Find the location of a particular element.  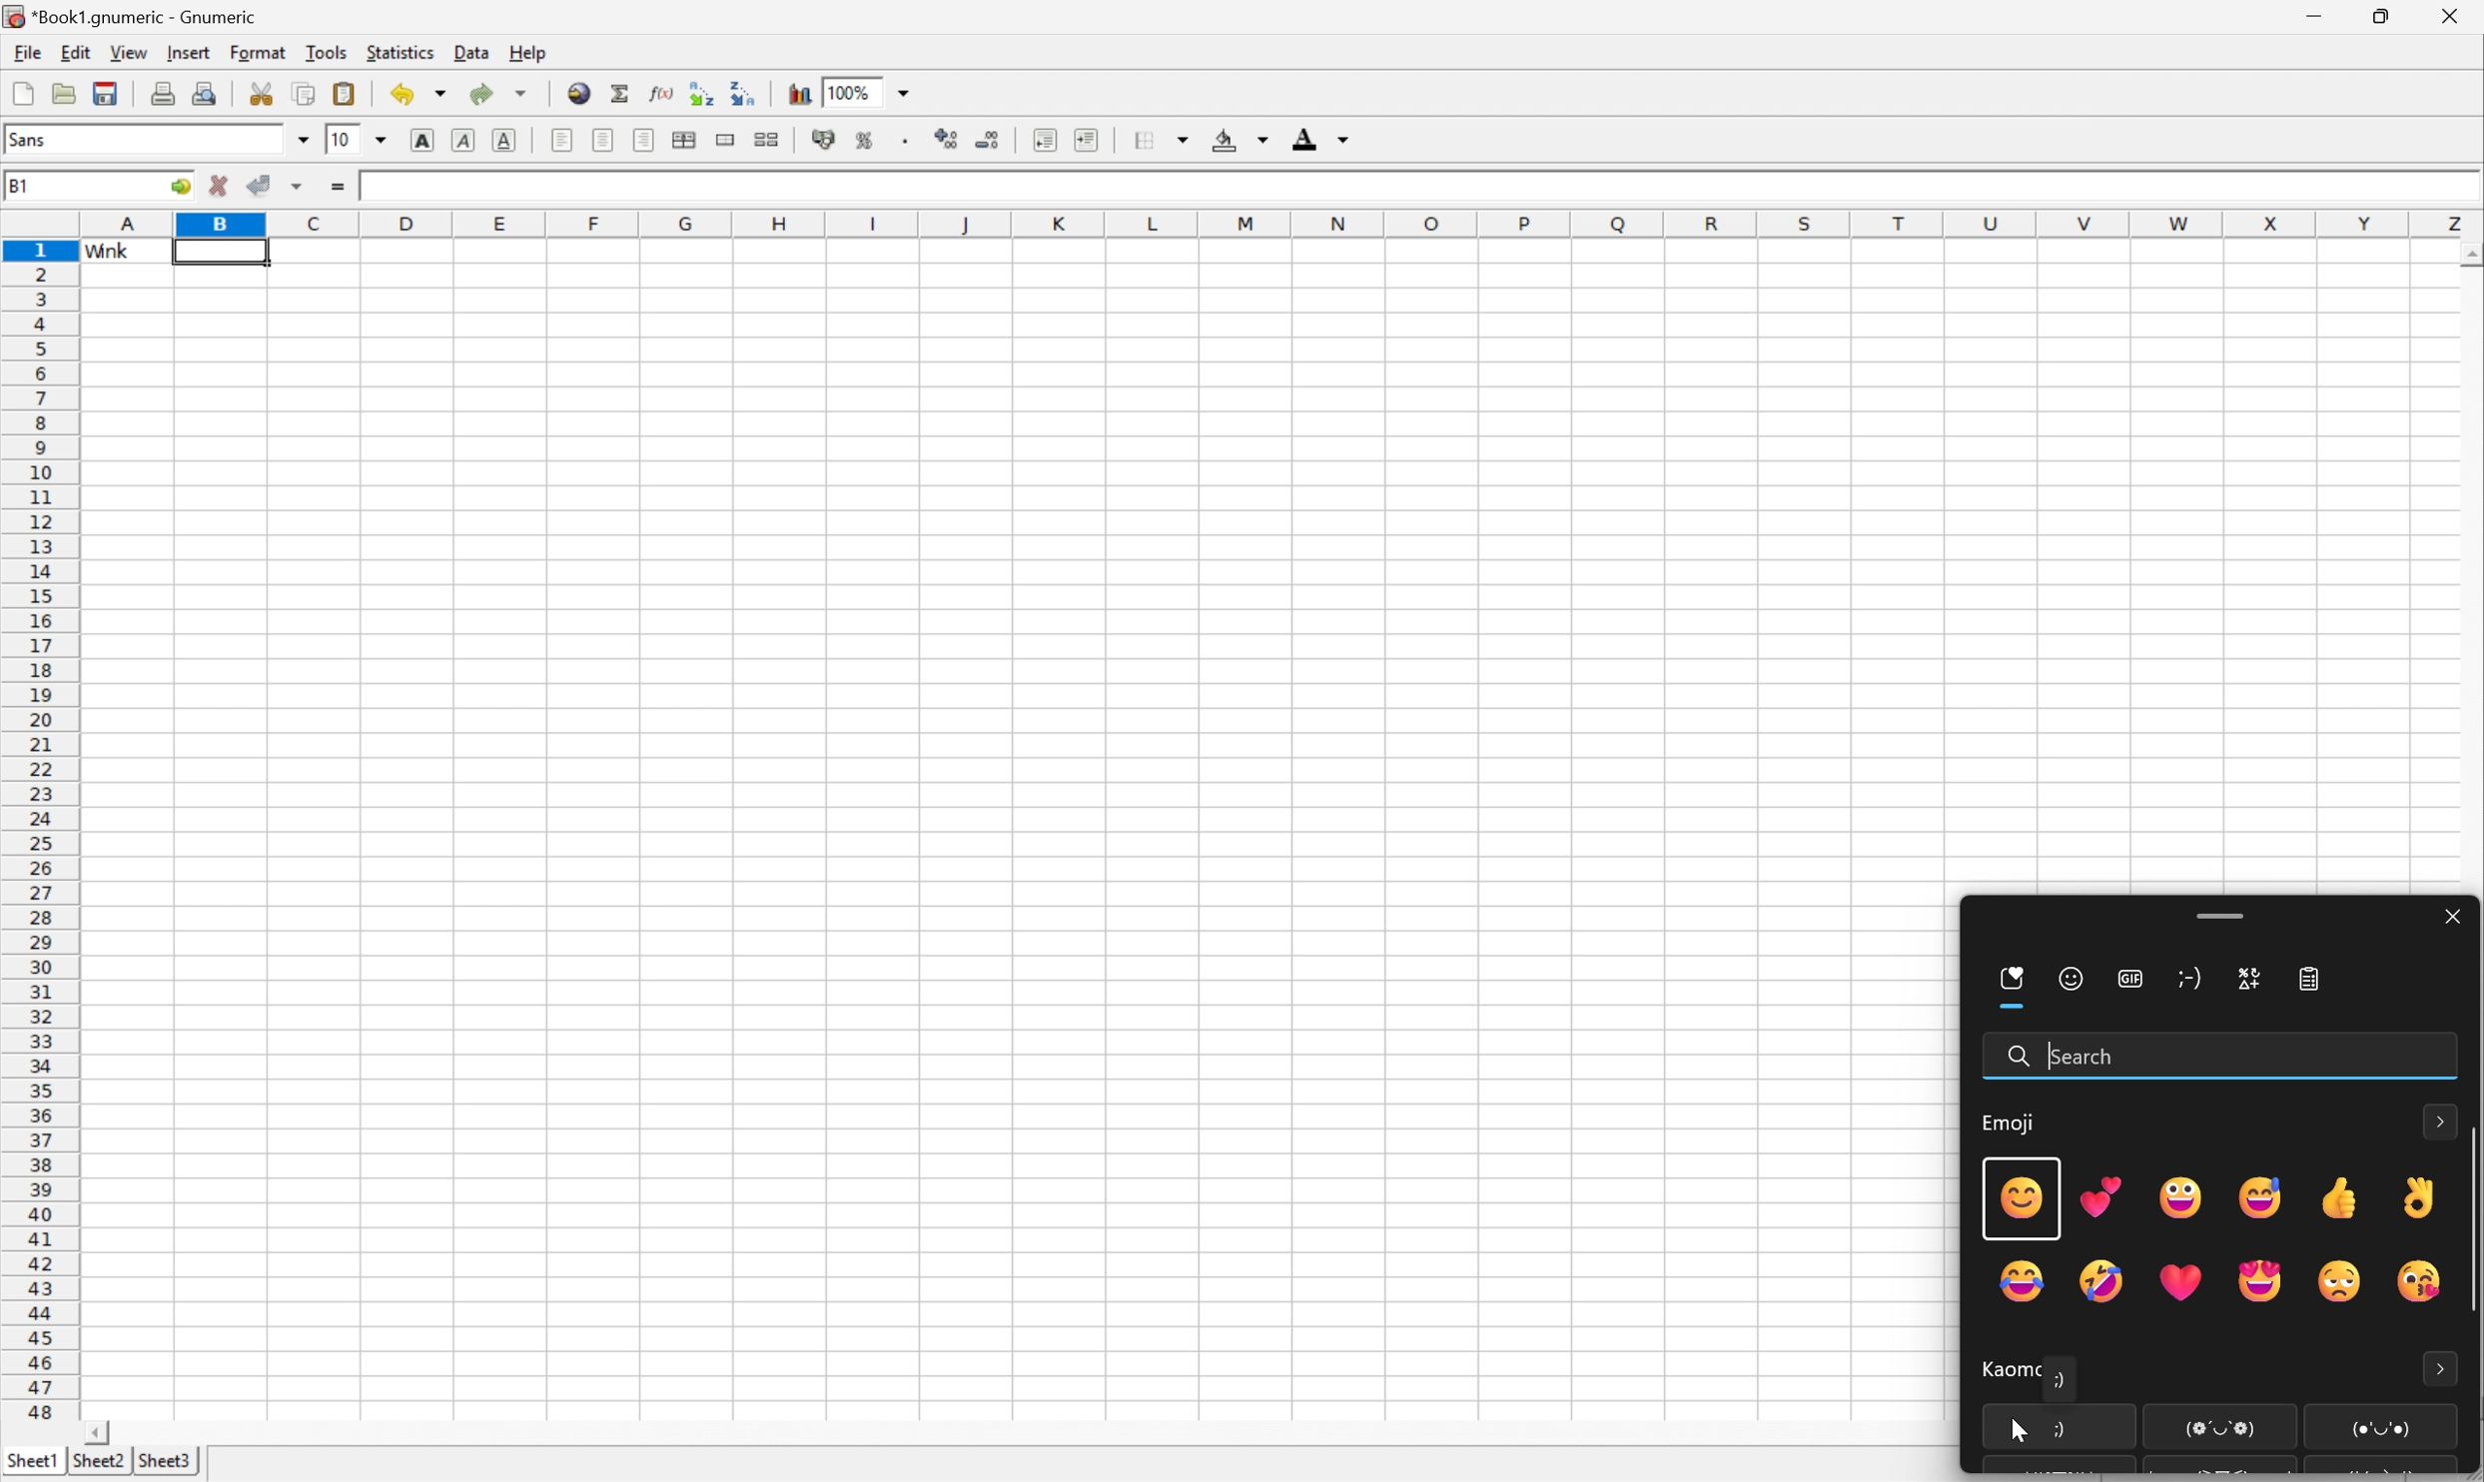

bold is located at coordinates (424, 139).